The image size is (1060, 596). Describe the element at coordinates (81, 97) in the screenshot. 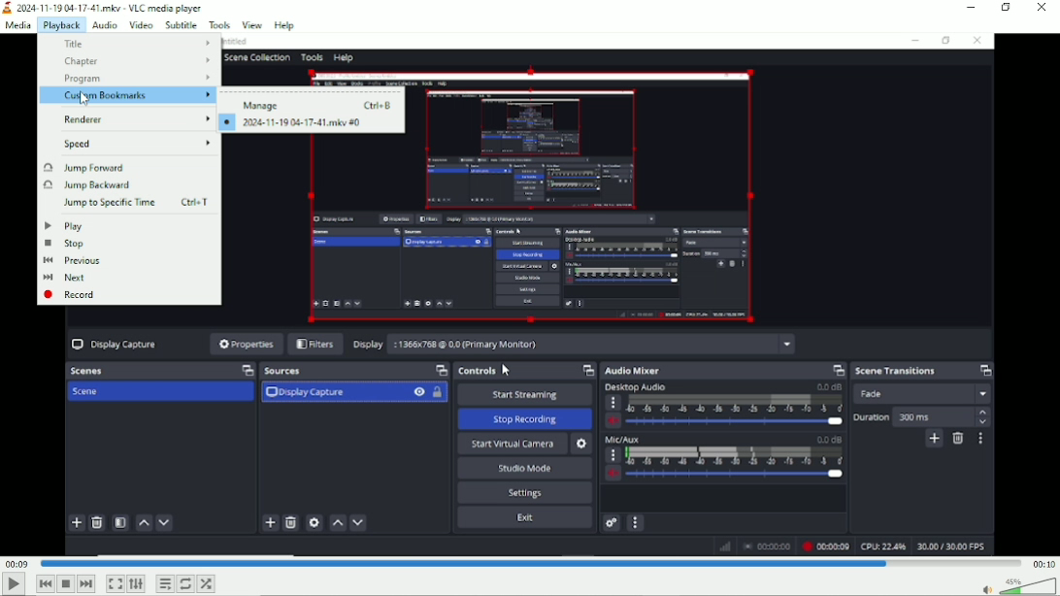

I see `Mouse Cursor` at that location.